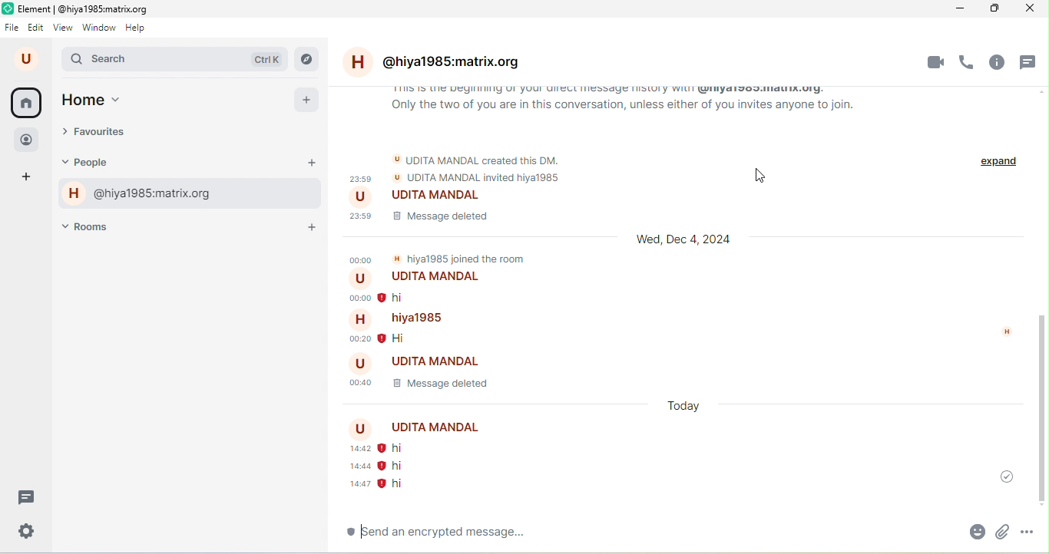 Image resolution: width=1049 pixels, height=554 pixels. I want to click on h, so click(1004, 331).